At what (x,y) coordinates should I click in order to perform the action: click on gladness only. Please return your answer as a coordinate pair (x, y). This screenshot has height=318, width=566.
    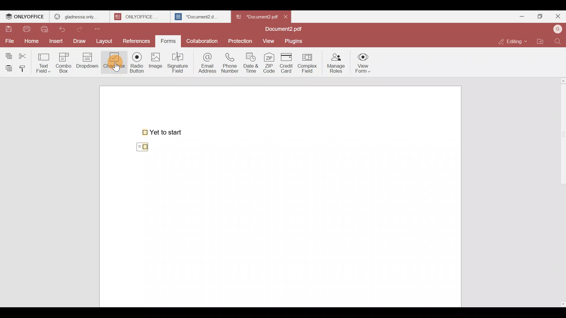
    Looking at the image, I should click on (79, 15).